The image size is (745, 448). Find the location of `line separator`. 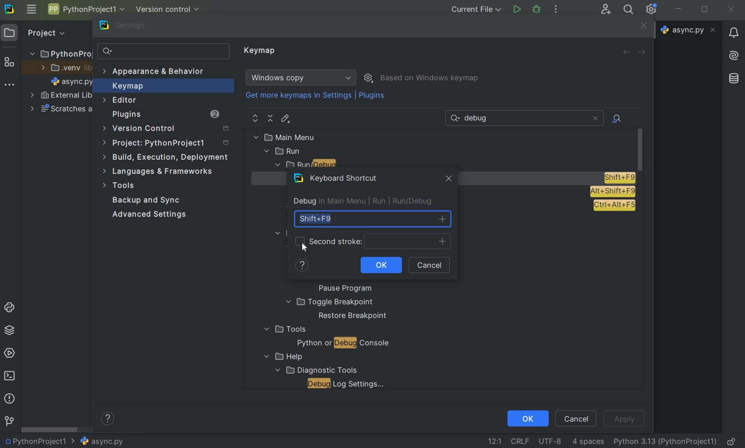

line separator is located at coordinates (519, 442).